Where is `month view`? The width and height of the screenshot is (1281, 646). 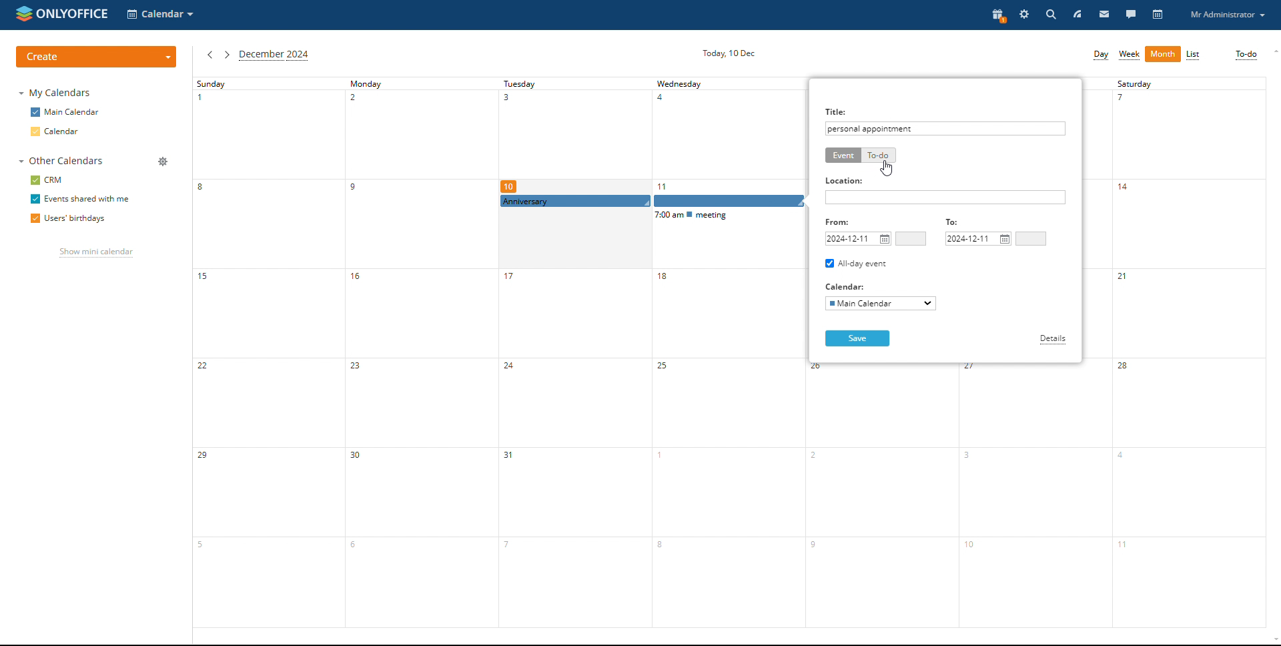 month view is located at coordinates (1163, 54).